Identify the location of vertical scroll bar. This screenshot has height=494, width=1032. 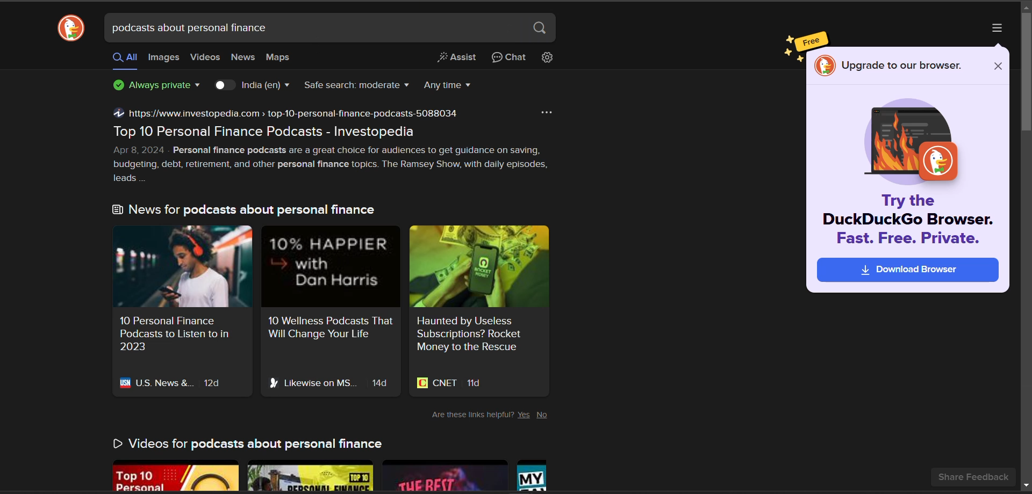
(1026, 73).